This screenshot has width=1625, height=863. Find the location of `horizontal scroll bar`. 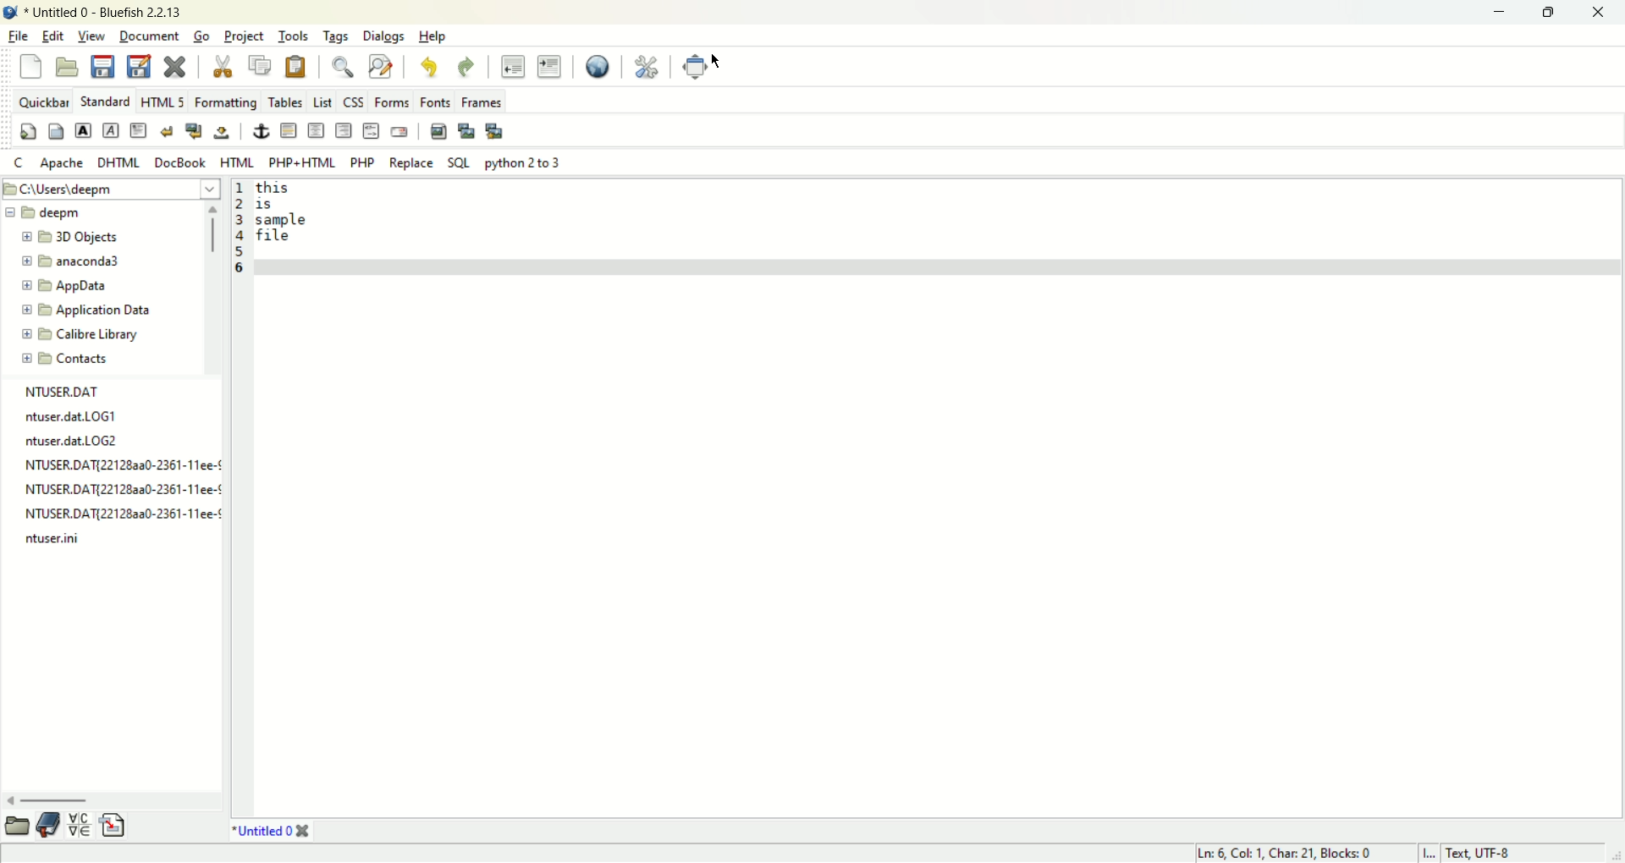

horizontal scroll bar is located at coordinates (108, 801).